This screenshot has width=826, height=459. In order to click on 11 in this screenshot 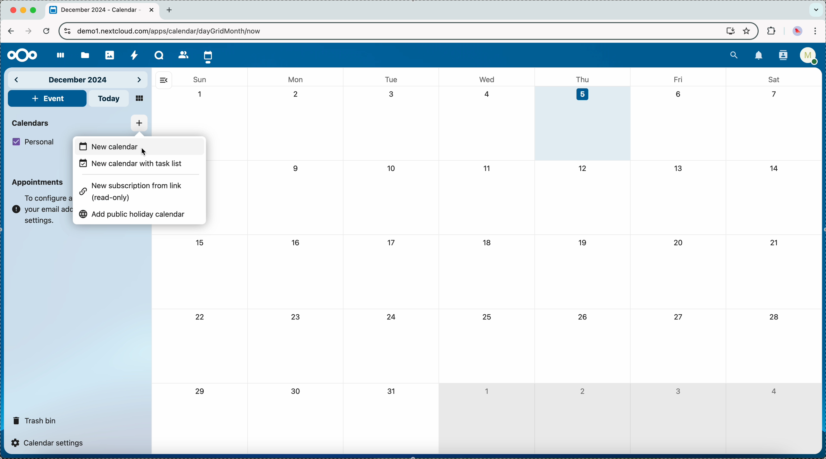, I will do `click(486, 168)`.